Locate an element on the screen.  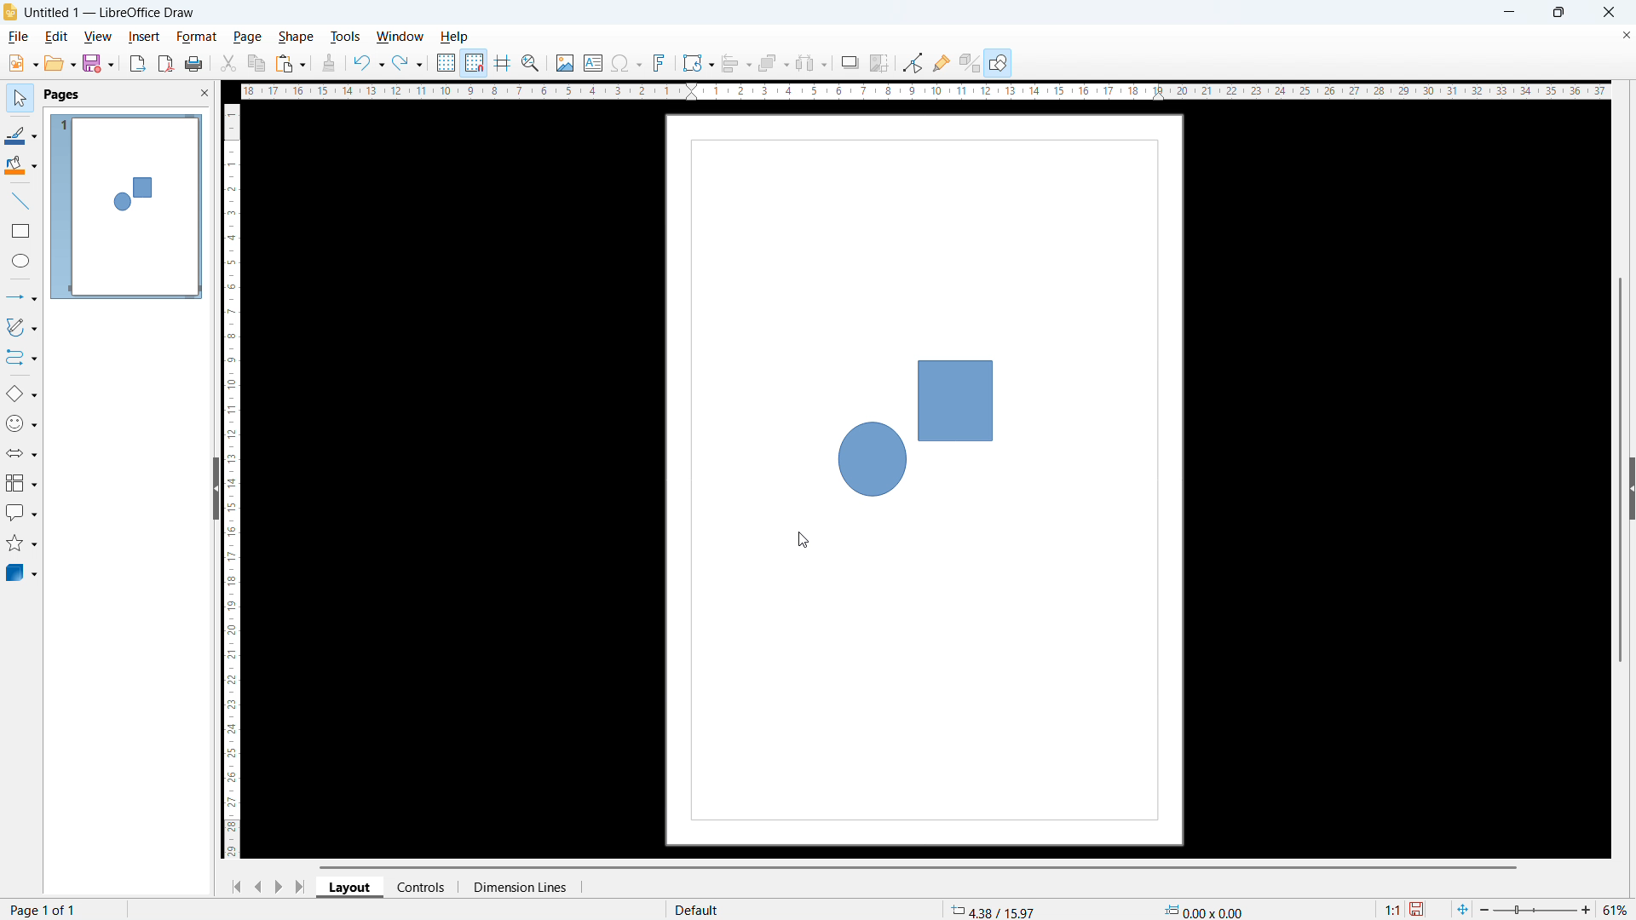
show gluepoint function is located at coordinates (942, 62).